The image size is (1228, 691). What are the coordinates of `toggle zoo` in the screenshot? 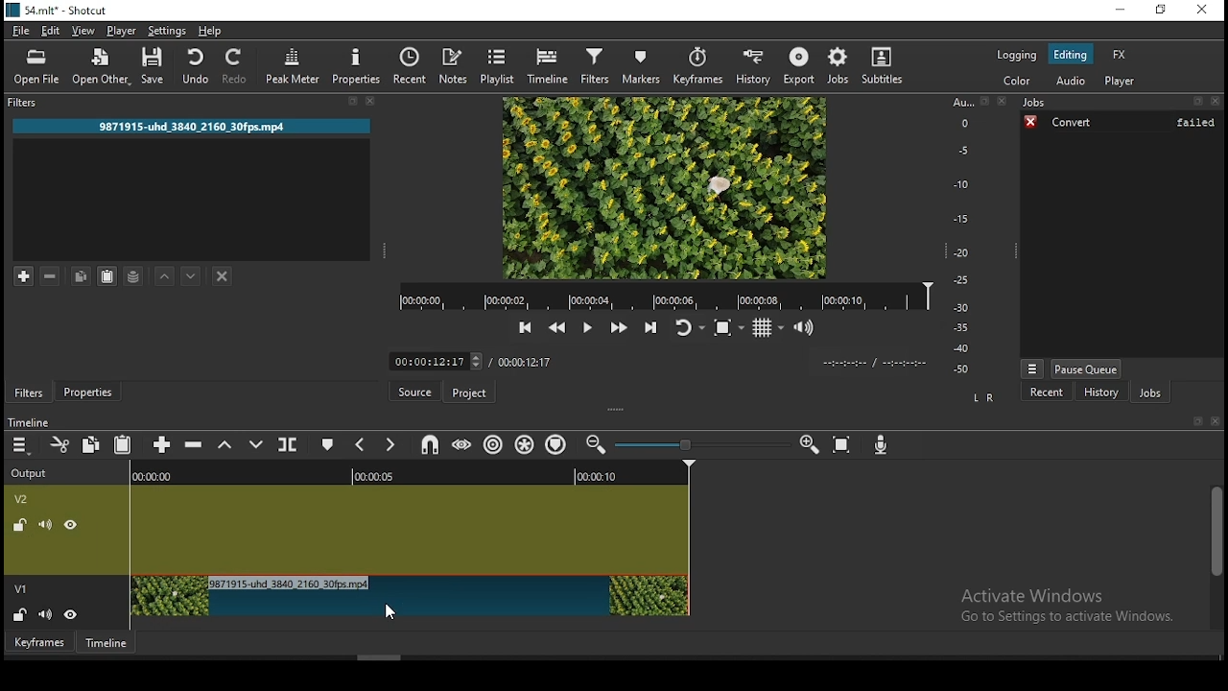 It's located at (726, 328).